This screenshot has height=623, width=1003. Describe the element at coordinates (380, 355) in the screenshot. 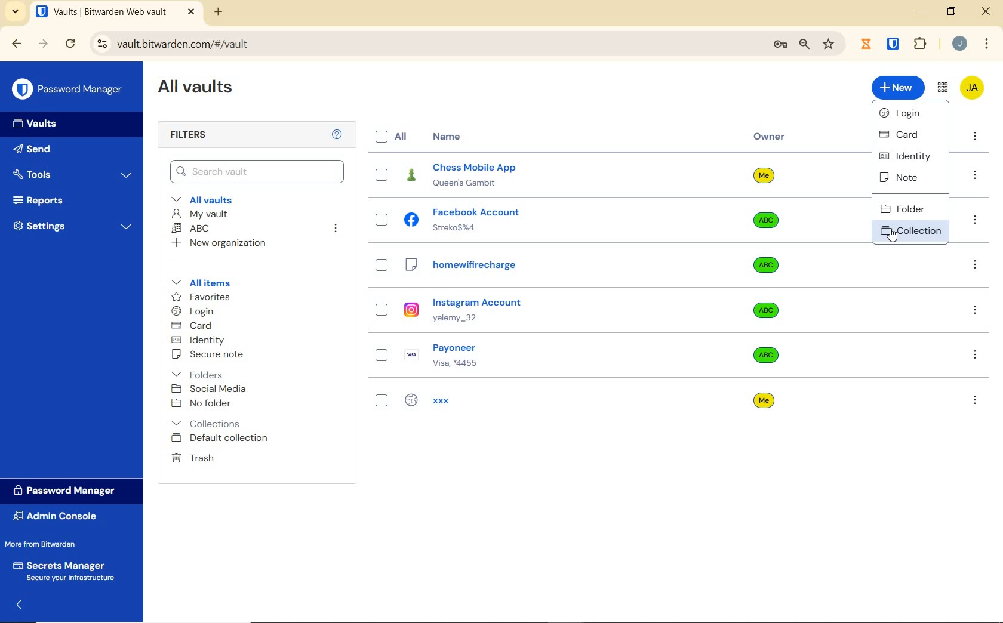

I see `select entry` at that location.